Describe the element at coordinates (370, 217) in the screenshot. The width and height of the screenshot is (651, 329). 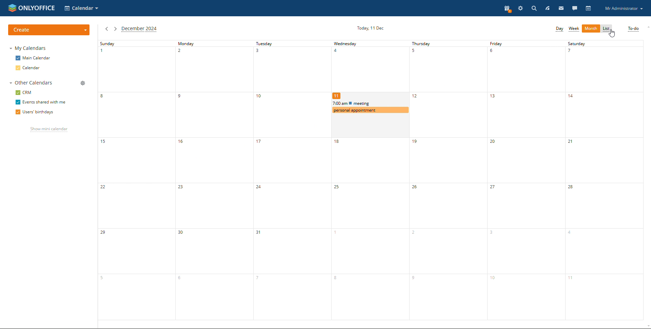
I see `calender` at that location.